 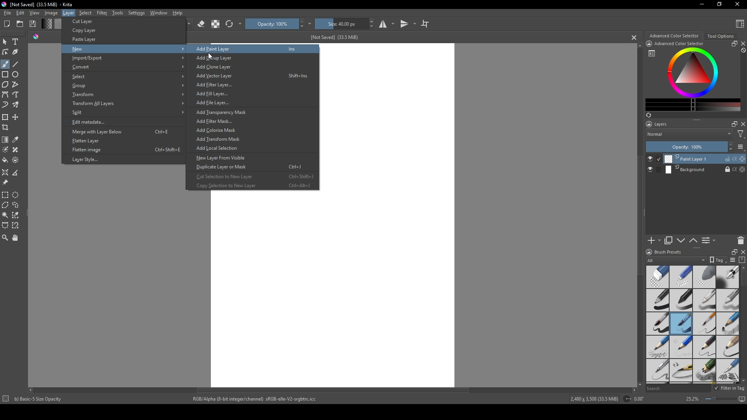 What do you see at coordinates (742, 268) in the screenshot?
I see `scroll up` at bounding box center [742, 268].